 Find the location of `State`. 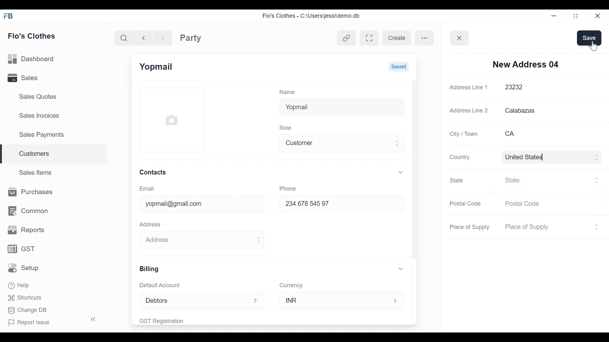

State is located at coordinates (458, 180).